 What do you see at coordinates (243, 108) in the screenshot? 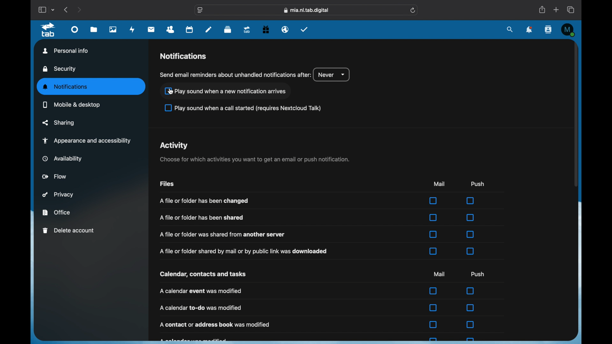
I see `checkbox` at bounding box center [243, 108].